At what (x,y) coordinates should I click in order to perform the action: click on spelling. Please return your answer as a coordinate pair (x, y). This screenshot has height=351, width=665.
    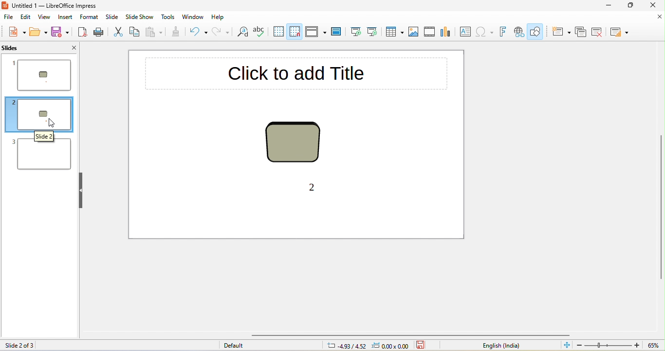
    Looking at the image, I should click on (259, 33).